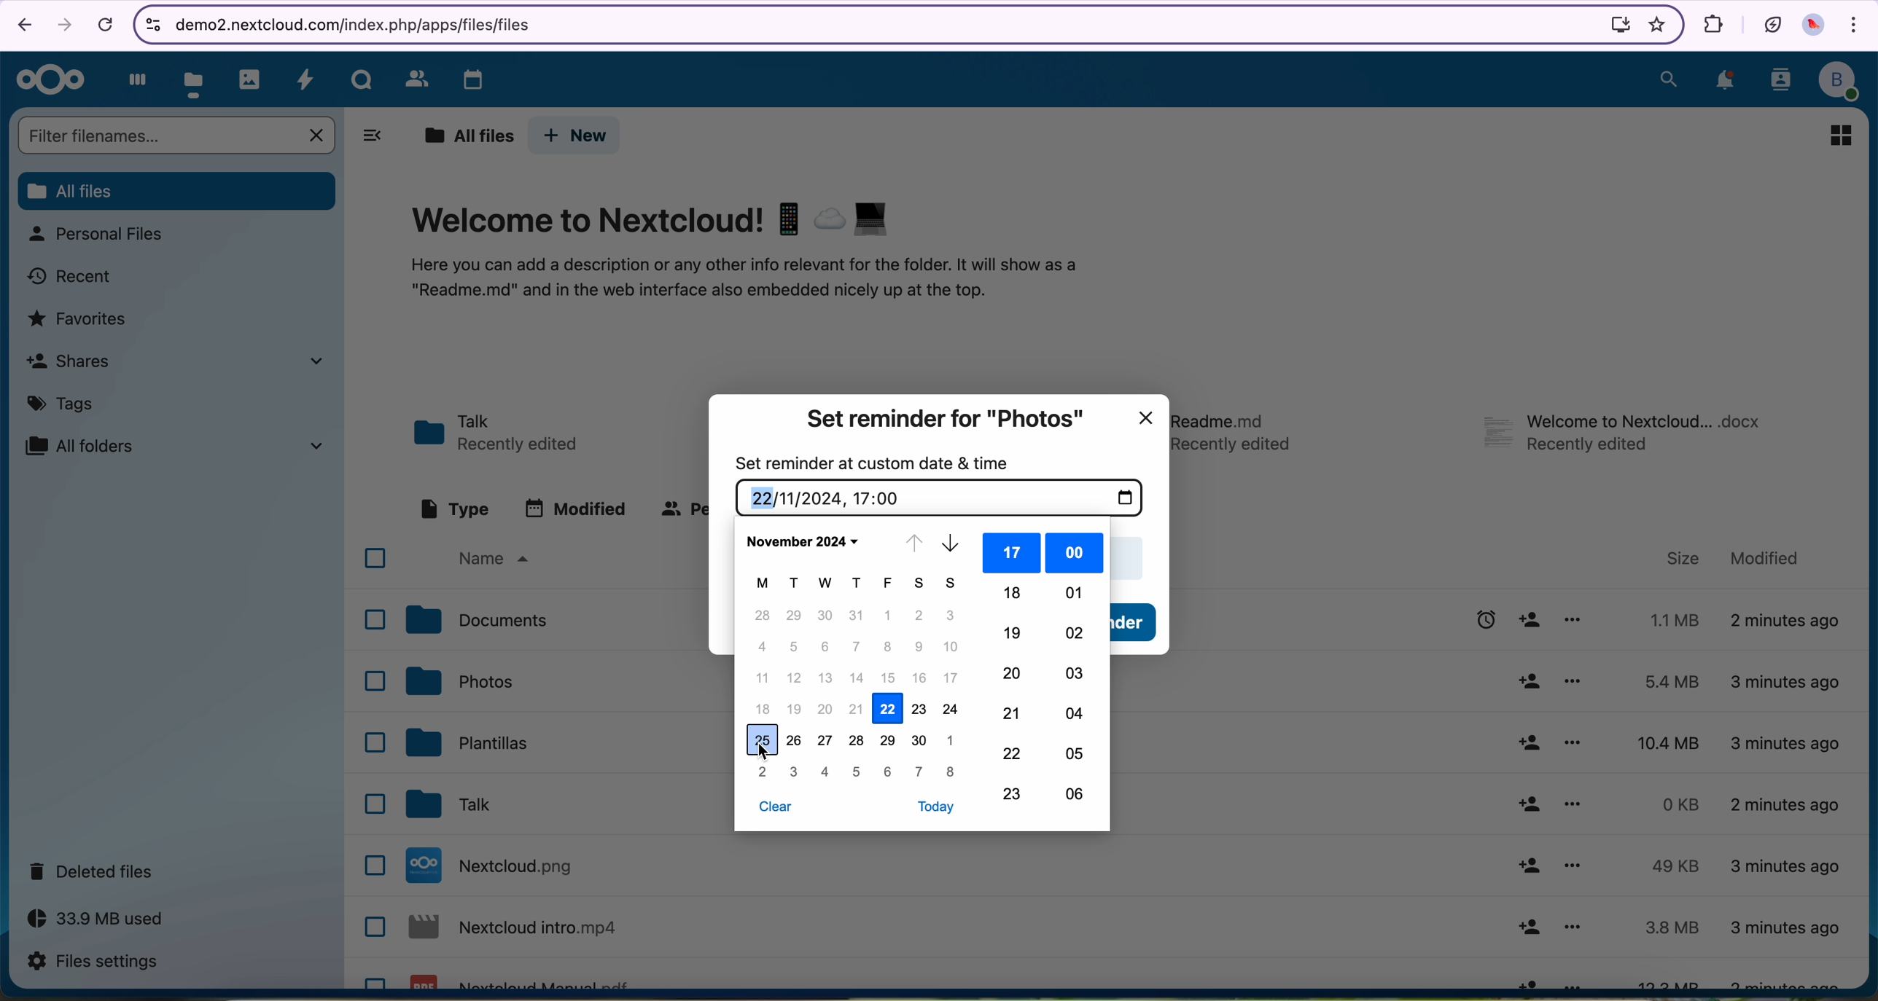 The height and width of the screenshot is (1001, 1878). I want to click on type, so click(453, 508).